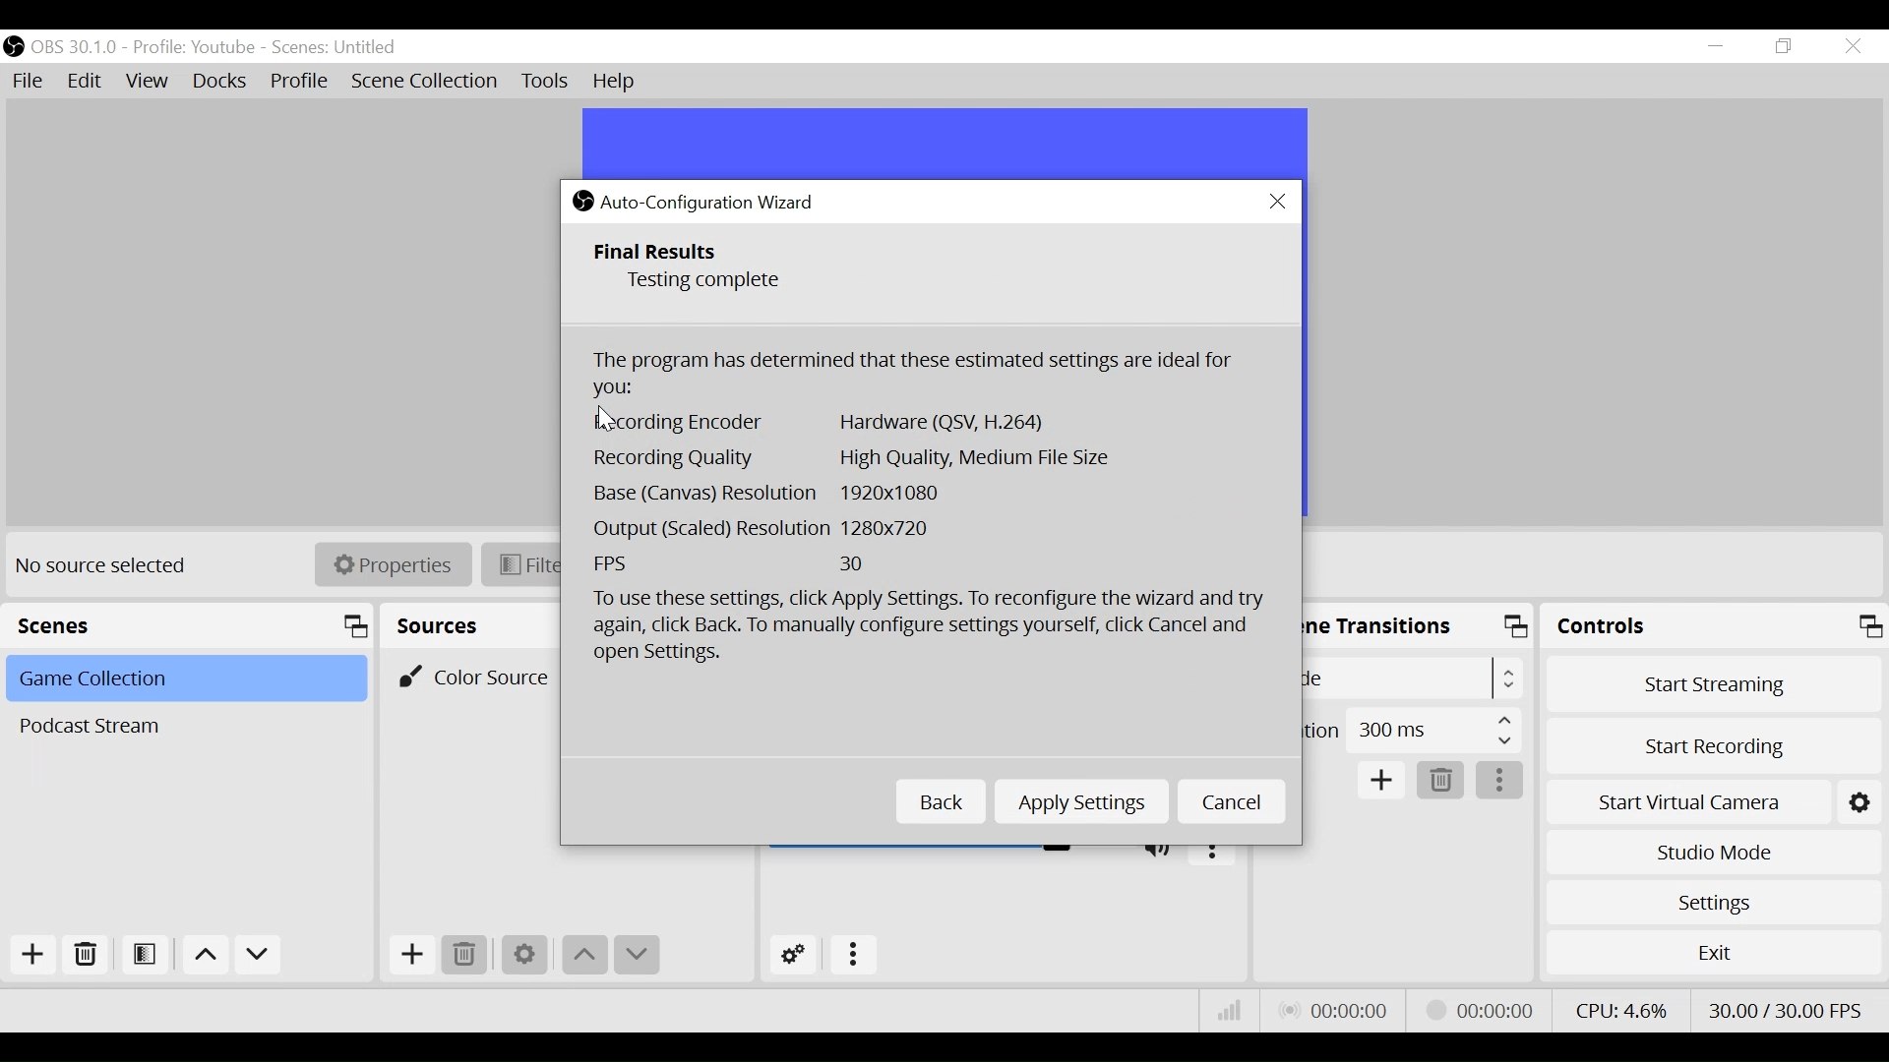  I want to click on Profile, so click(300, 81).